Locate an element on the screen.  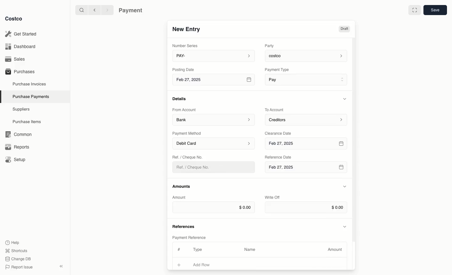
Sales is located at coordinates (17, 59).